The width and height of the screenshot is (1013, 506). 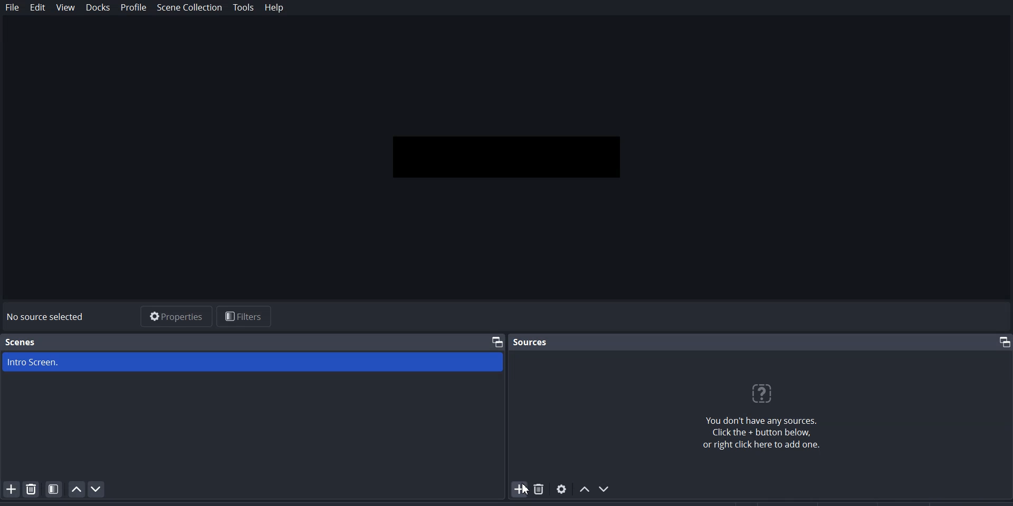 I want to click on Open Scene Filter, so click(x=54, y=489).